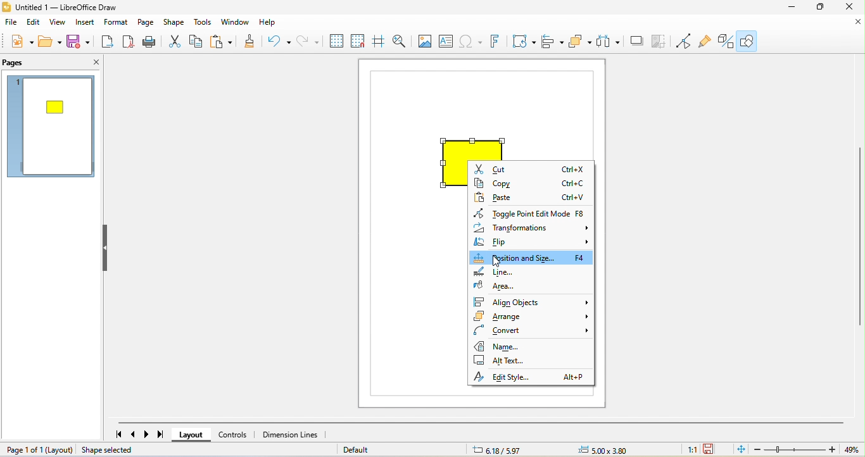 The width and height of the screenshot is (865, 457). What do you see at coordinates (533, 318) in the screenshot?
I see `arrange` at bounding box center [533, 318].